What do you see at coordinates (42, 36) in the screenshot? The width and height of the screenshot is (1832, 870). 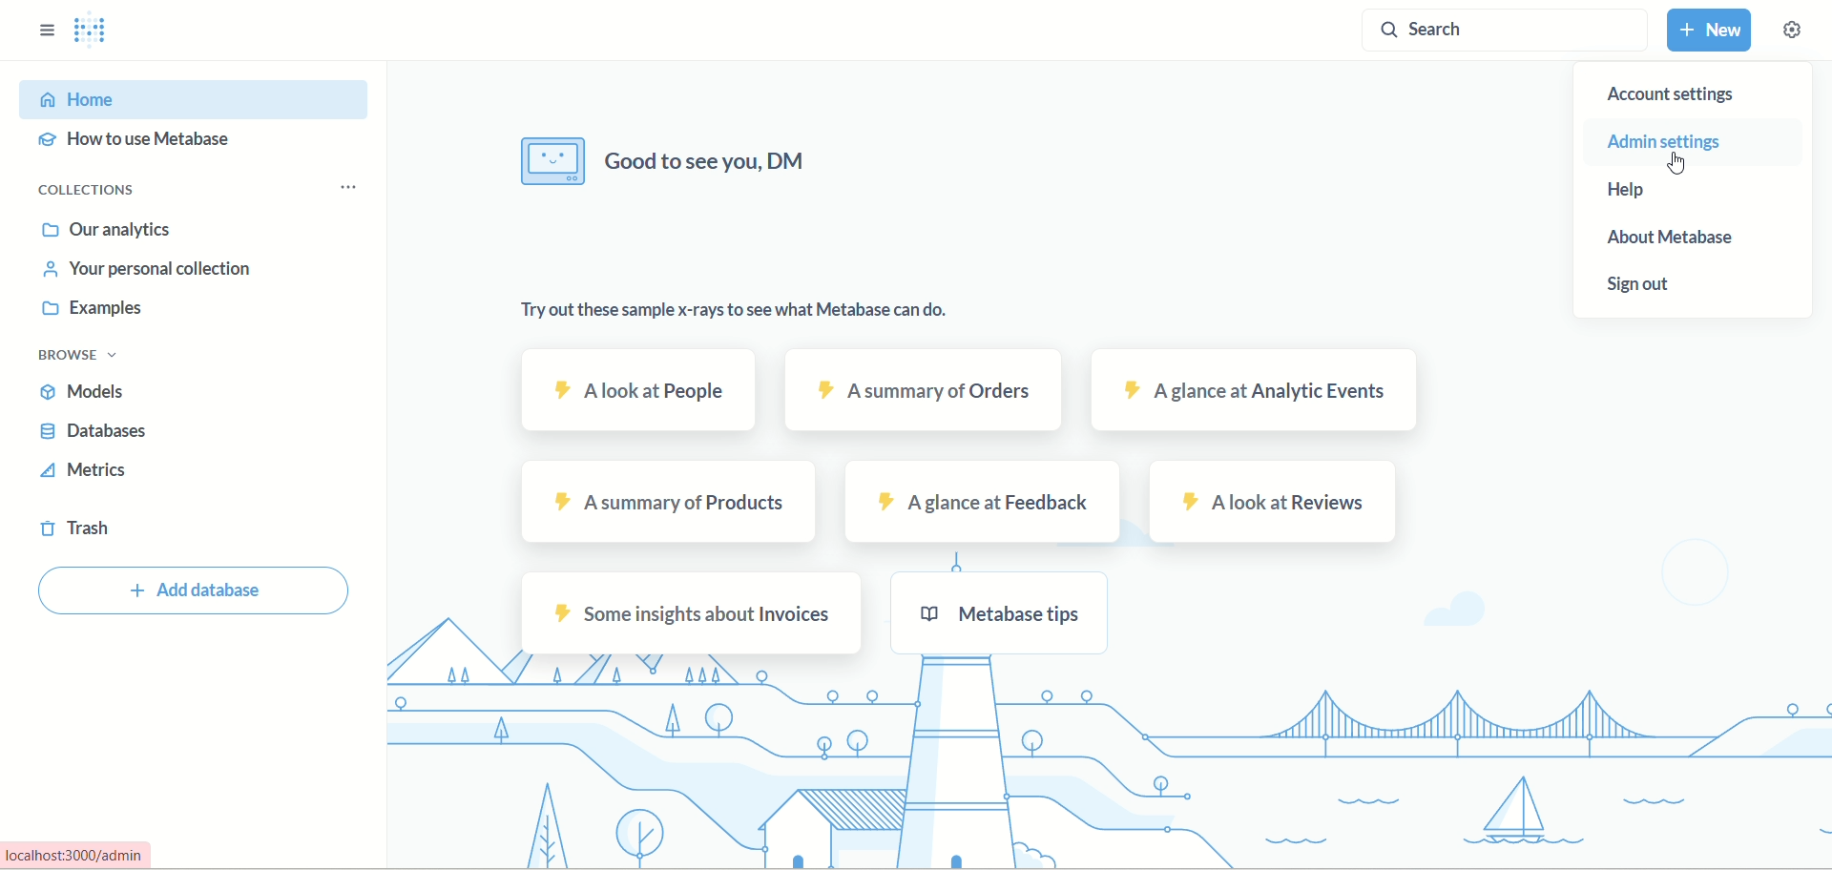 I see `sidebar` at bounding box center [42, 36].